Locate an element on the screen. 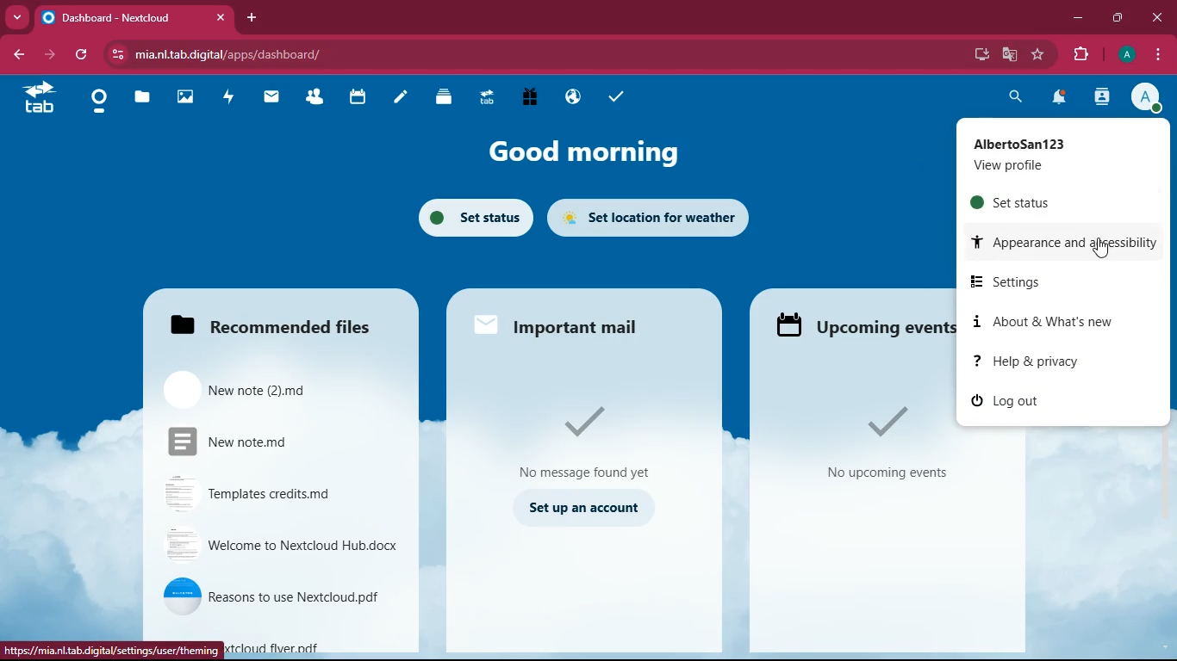 The image size is (1177, 661). back is located at coordinates (14, 54).